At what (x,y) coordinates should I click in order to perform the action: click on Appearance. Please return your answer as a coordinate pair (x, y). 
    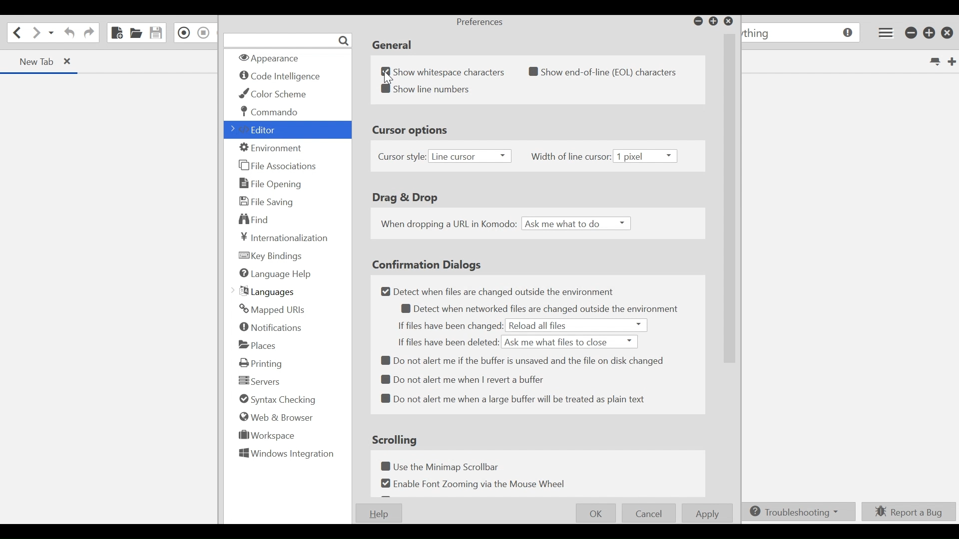
    Looking at the image, I should click on (275, 59).